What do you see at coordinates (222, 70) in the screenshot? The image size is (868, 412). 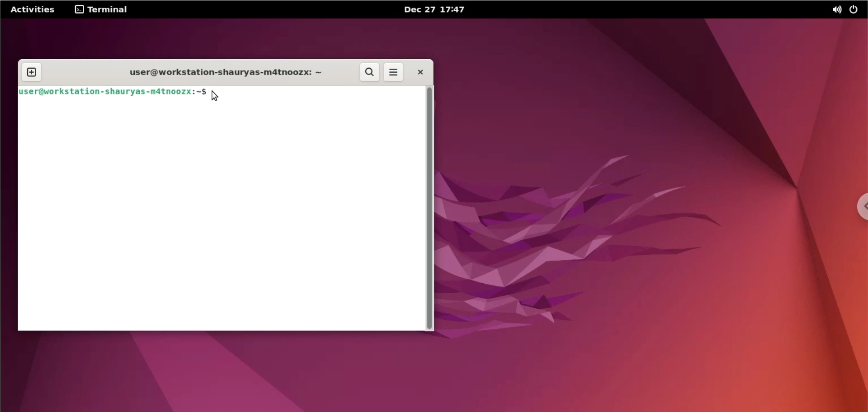 I see `user@workstation-shauryas-m4tnoozx:~` at bounding box center [222, 70].